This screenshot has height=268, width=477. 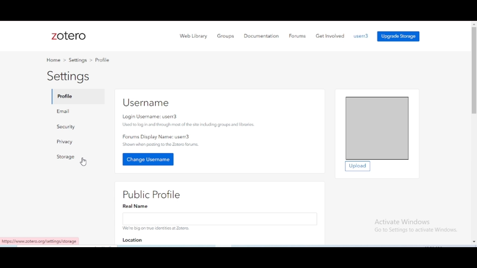 I want to click on change username, so click(x=148, y=159).